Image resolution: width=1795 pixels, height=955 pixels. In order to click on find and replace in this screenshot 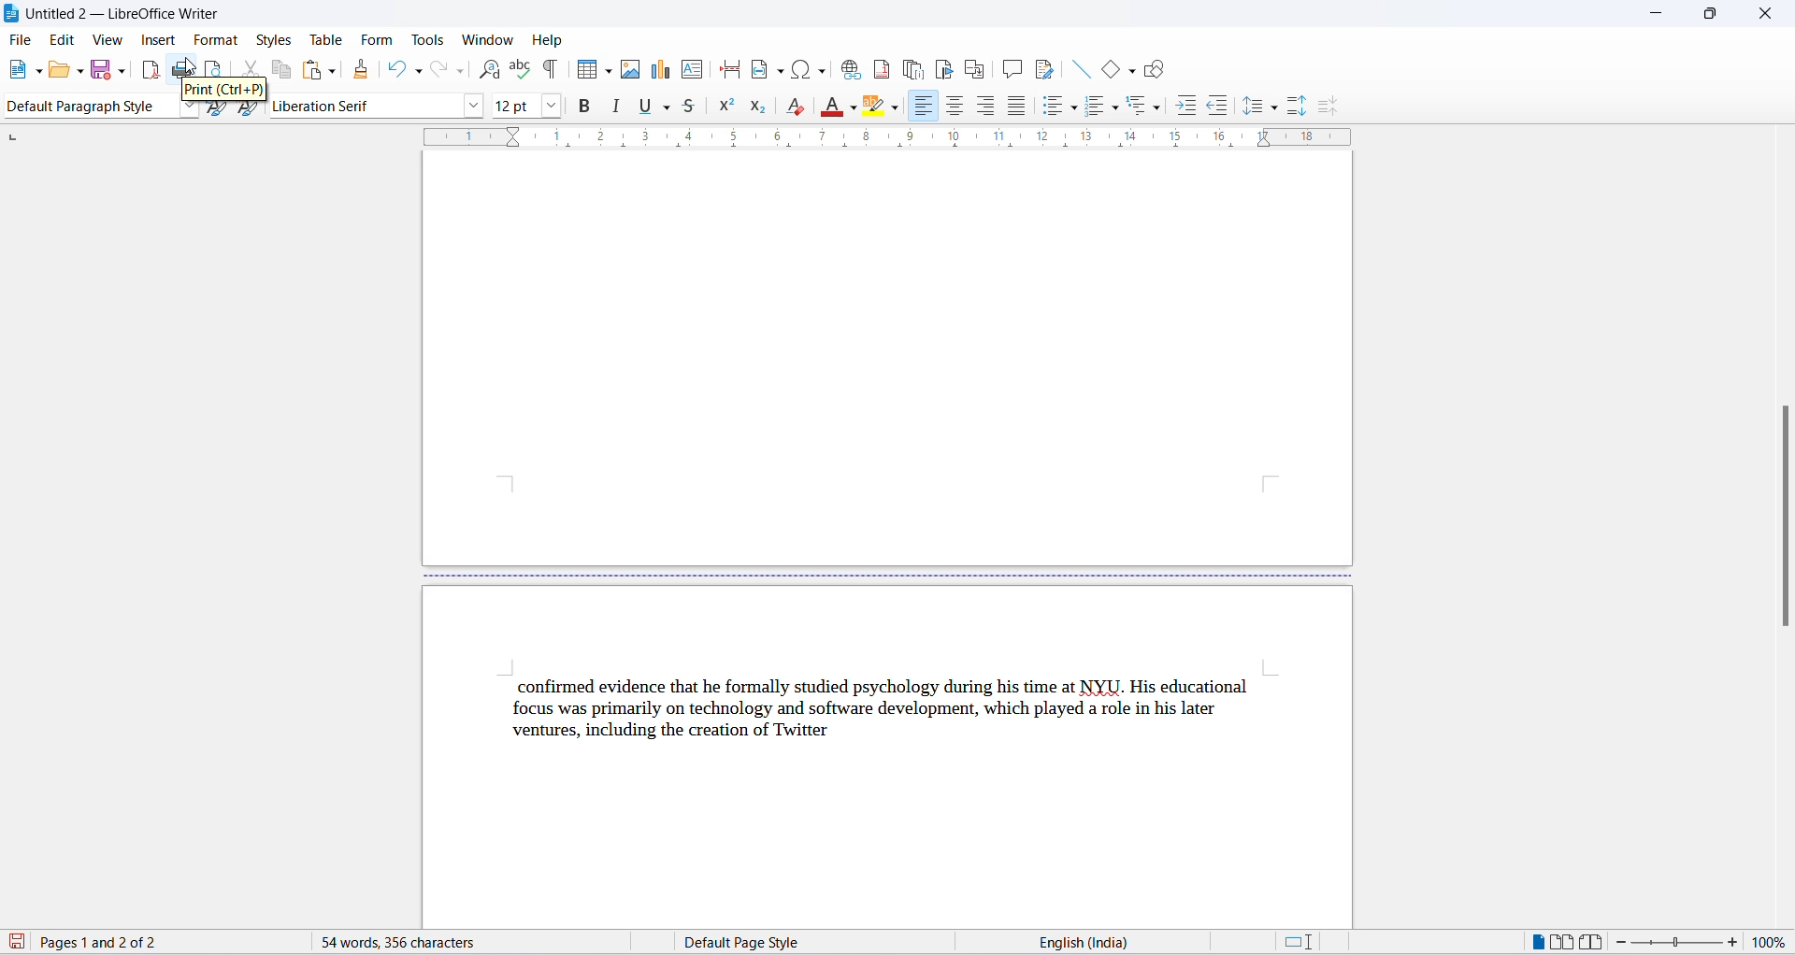, I will do `click(494, 69)`.